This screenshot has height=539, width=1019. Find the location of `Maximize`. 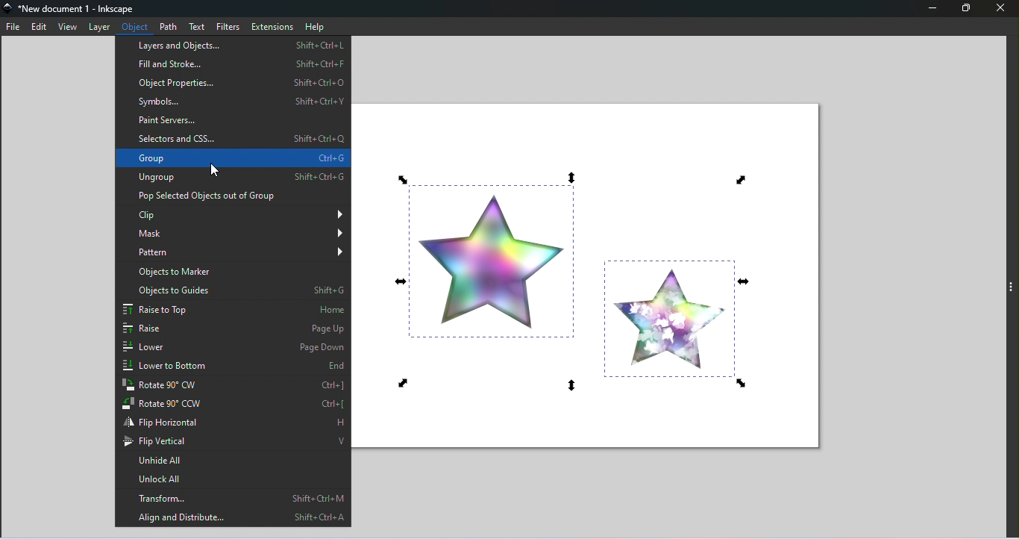

Maximize is located at coordinates (970, 10).